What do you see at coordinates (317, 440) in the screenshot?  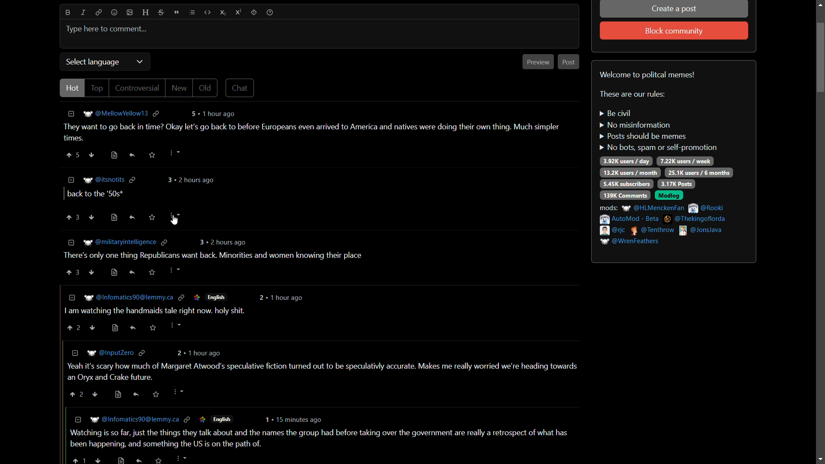 I see `comment-6` at bounding box center [317, 440].